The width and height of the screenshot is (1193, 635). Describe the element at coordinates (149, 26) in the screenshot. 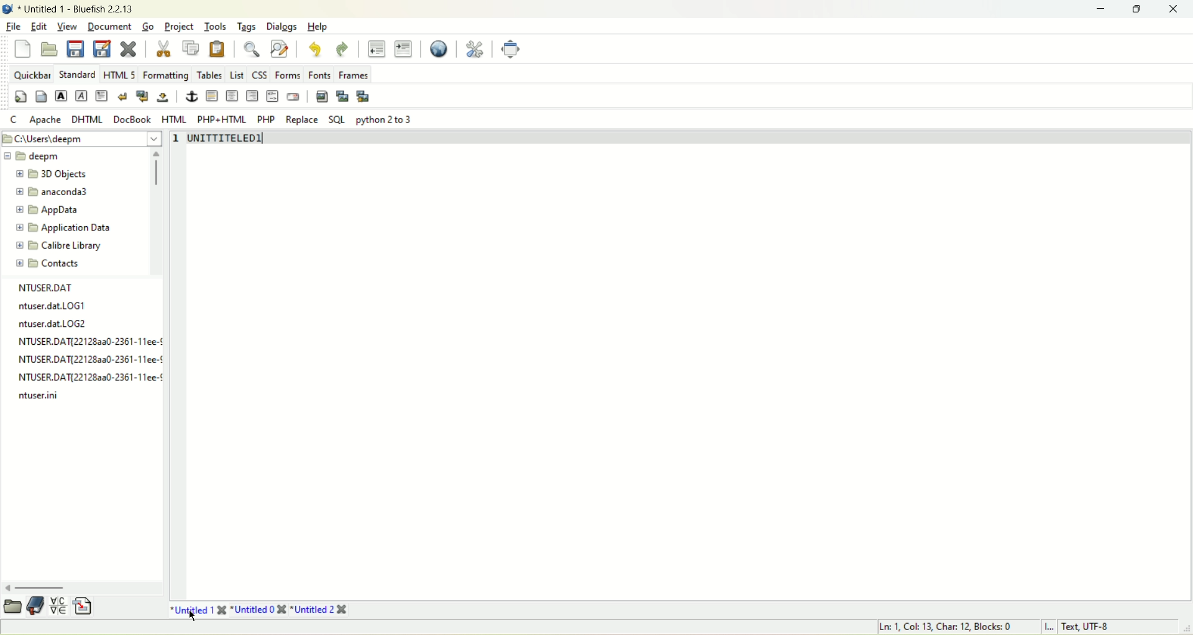

I see `go` at that location.